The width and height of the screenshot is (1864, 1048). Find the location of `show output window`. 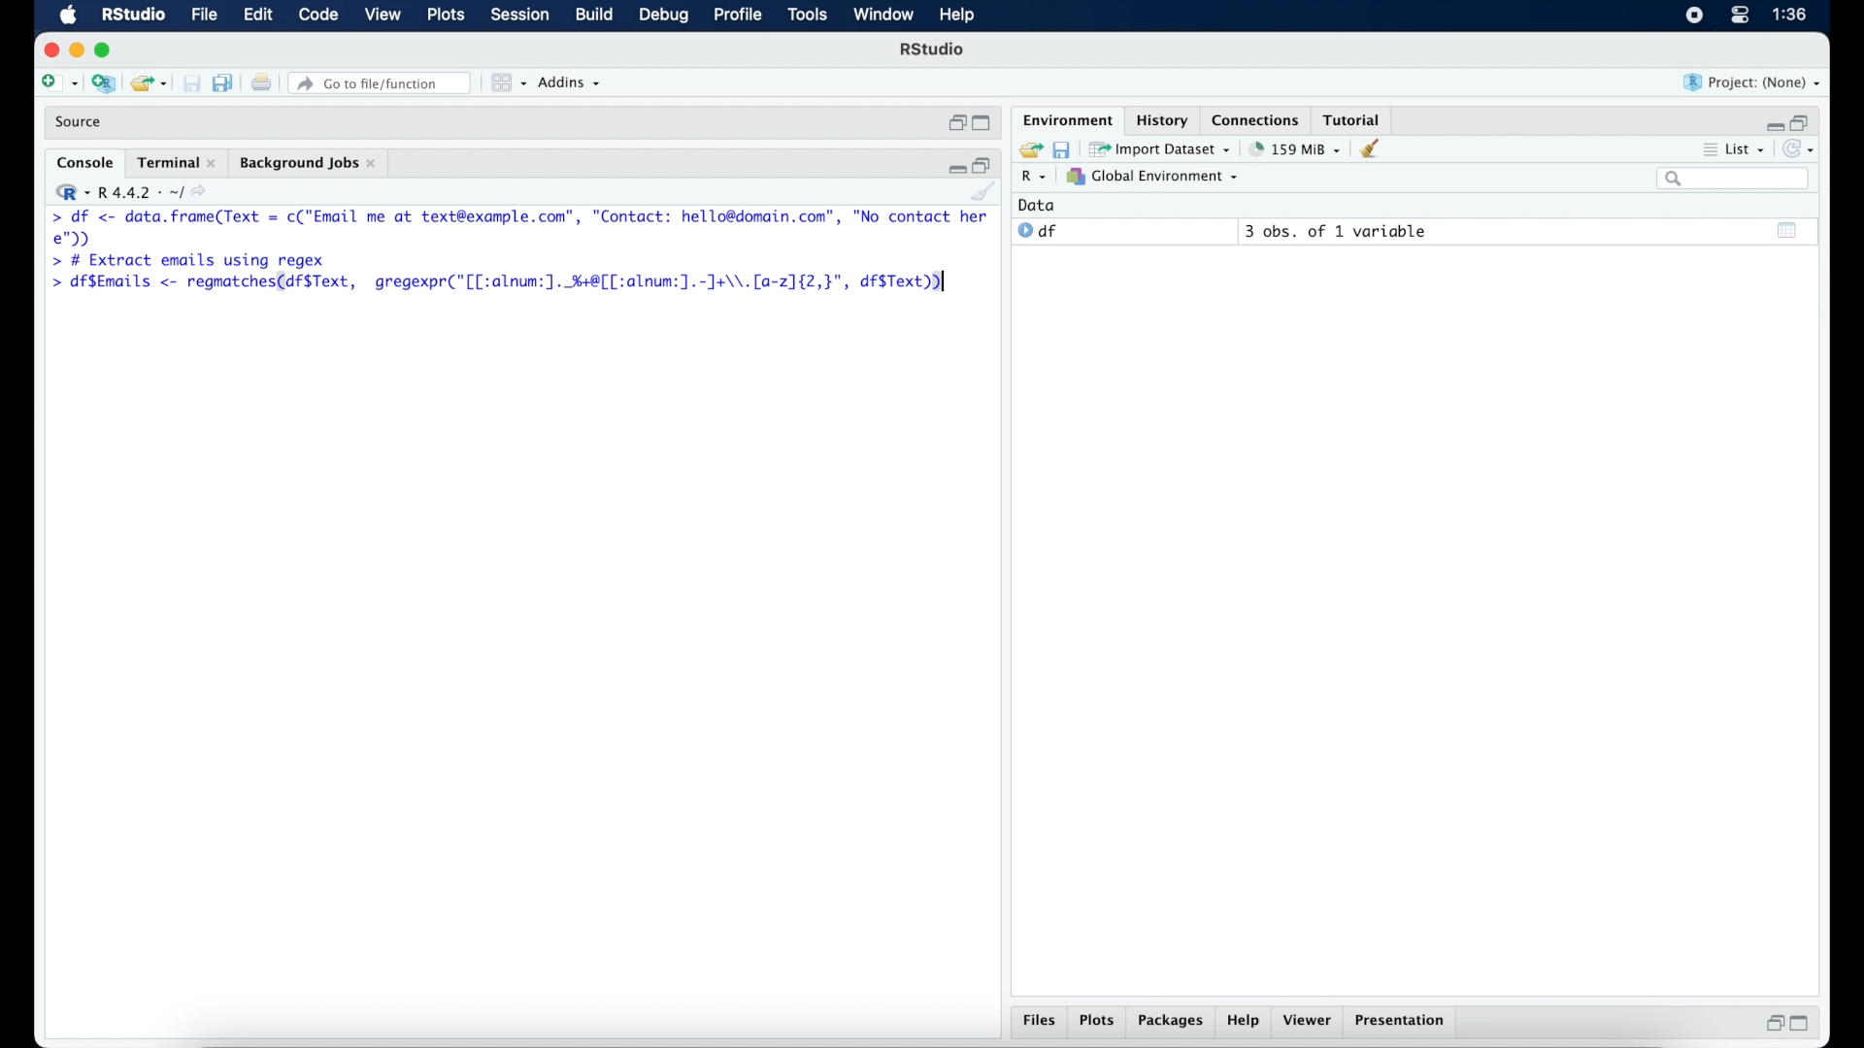

show output window is located at coordinates (1787, 232).